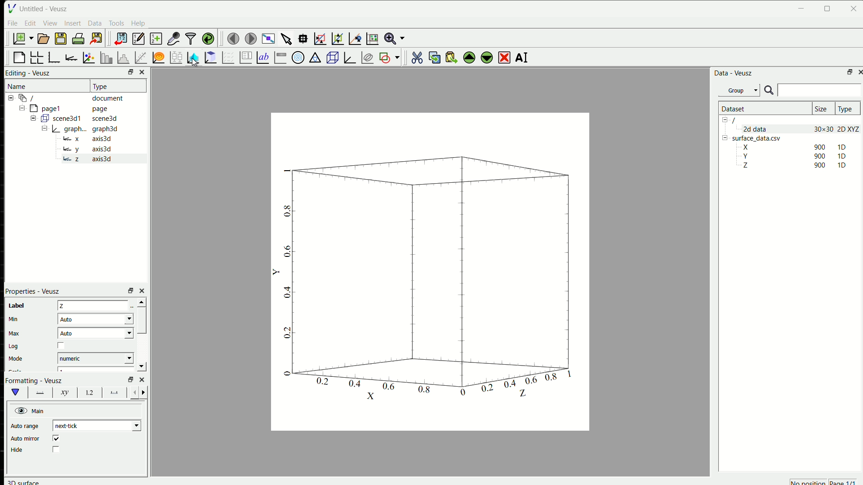 Image resolution: width=863 pixels, height=485 pixels. Describe the element at coordinates (194, 57) in the screenshot. I see `plot a 2D dataset as images` at that location.